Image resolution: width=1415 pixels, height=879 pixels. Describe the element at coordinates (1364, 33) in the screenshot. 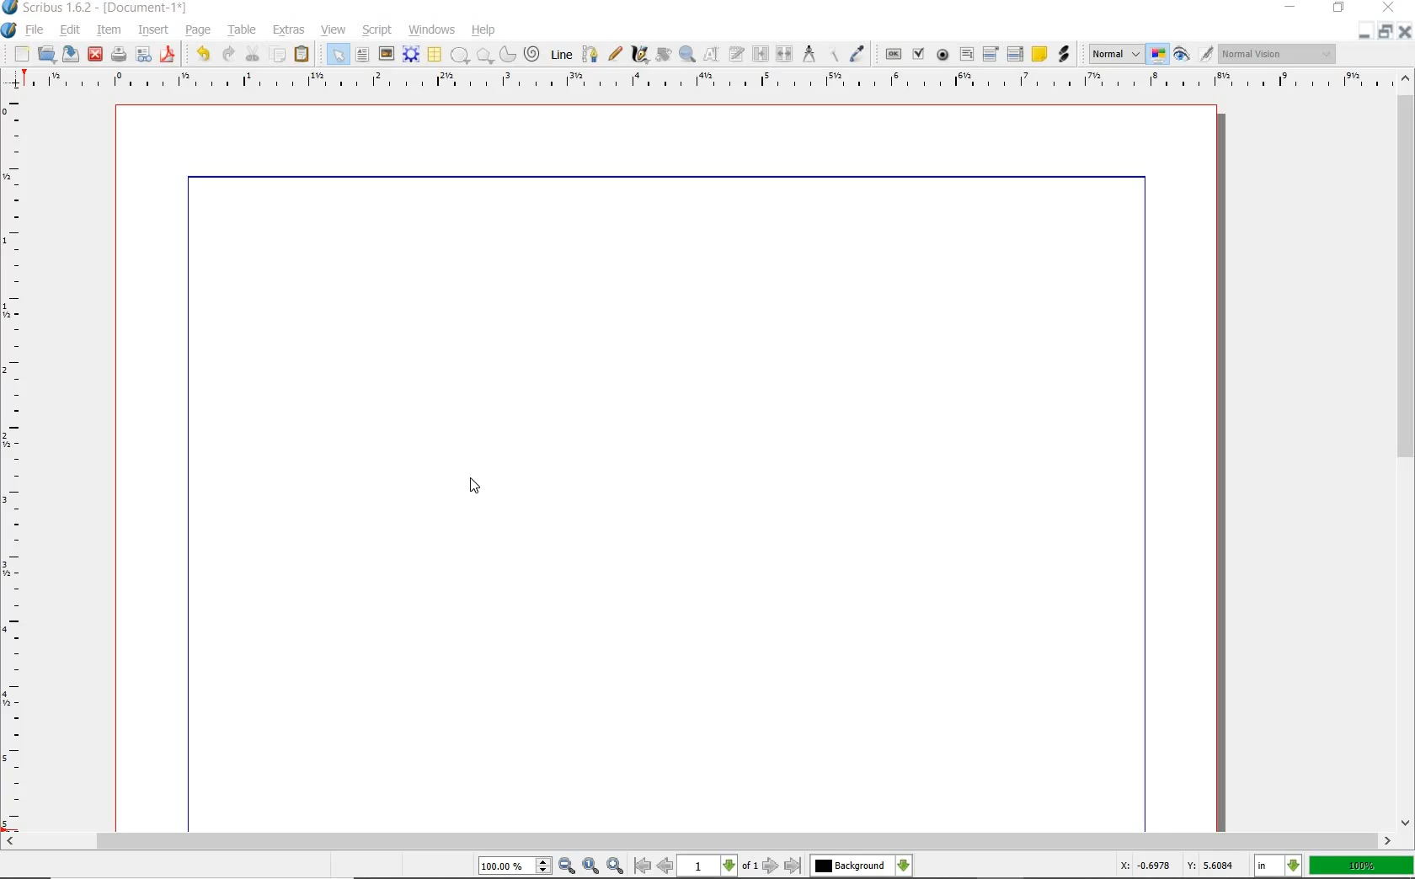

I see `MINIMIZE` at that location.